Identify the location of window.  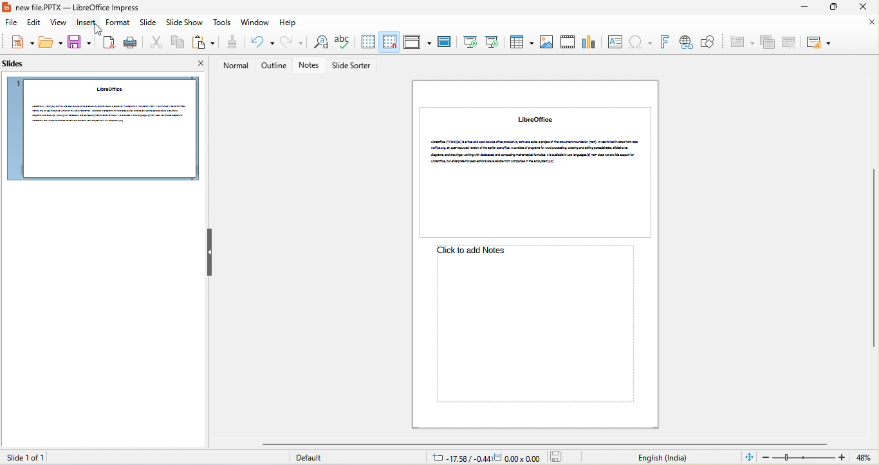
(255, 23).